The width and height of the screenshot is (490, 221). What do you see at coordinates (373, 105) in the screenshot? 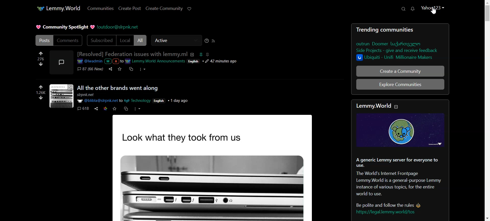
I see `lemmy.world` at bounding box center [373, 105].